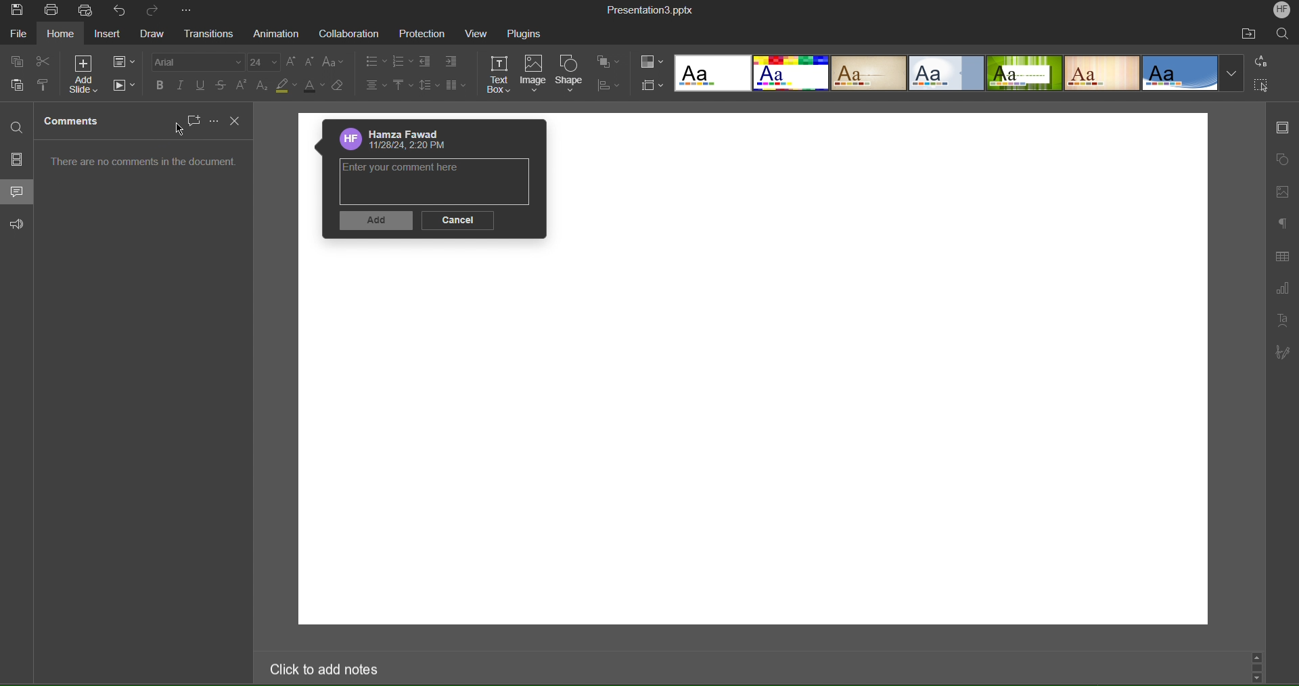  What do you see at coordinates (1283, 128) in the screenshot?
I see `Slide Settings` at bounding box center [1283, 128].